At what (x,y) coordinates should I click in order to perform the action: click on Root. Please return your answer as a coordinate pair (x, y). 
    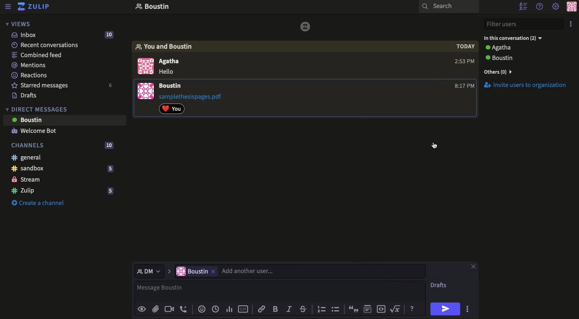
    Looking at the image, I should click on (396, 309).